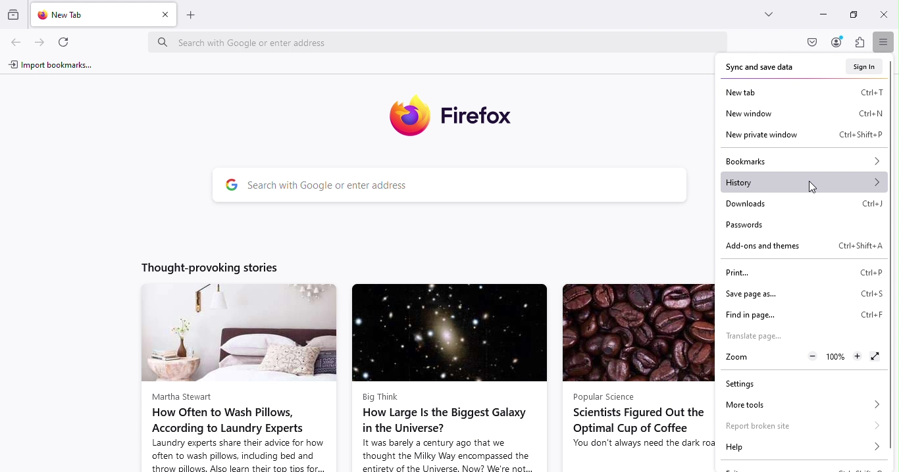  Describe the element at coordinates (800, 447) in the screenshot. I see `help` at that location.